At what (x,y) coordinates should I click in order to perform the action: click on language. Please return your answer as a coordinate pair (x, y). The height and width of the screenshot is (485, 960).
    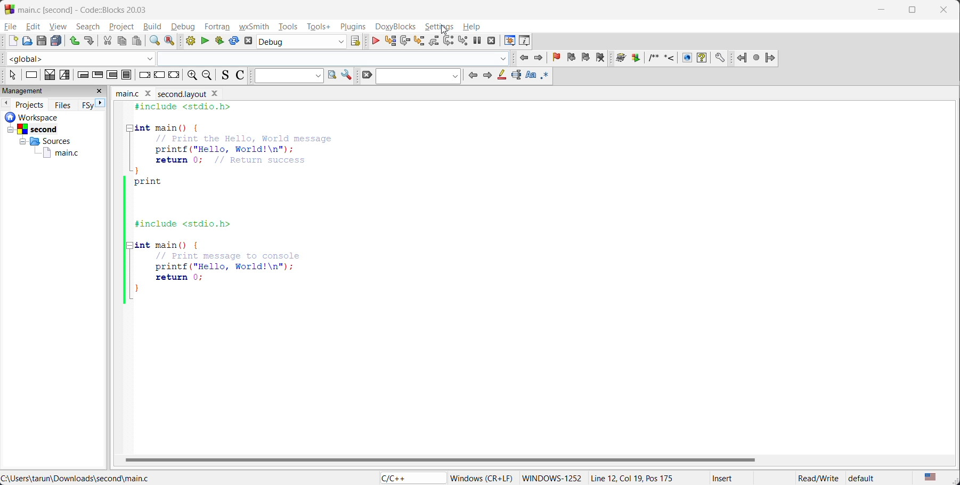
    Looking at the image, I should click on (406, 478).